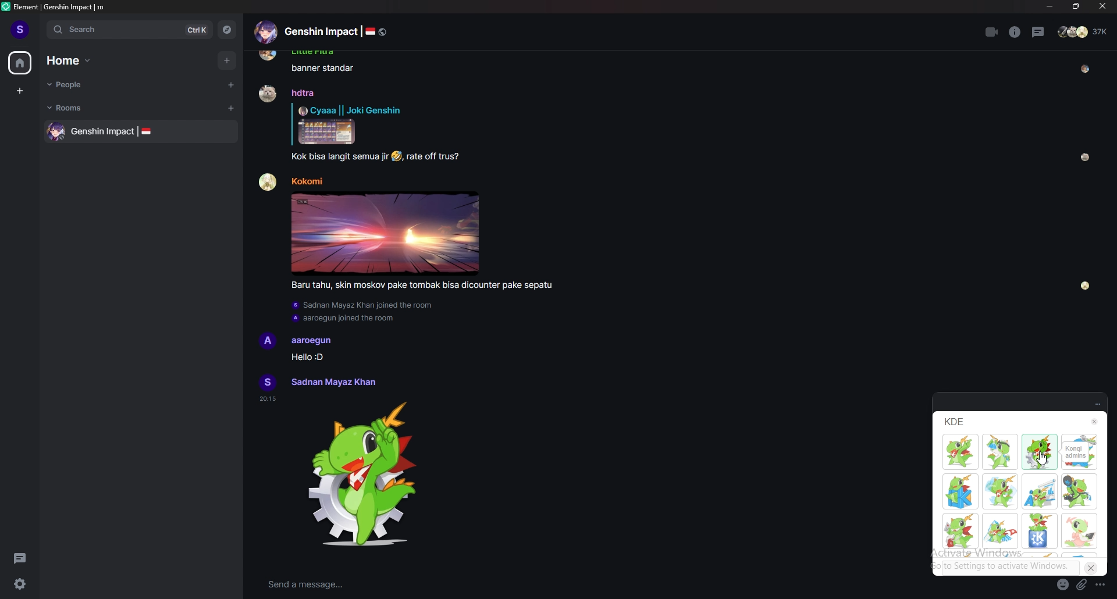 Image resolution: width=1117 pixels, height=599 pixels. Describe the element at coordinates (1082, 585) in the screenshot. I see `Attach file` at that location.